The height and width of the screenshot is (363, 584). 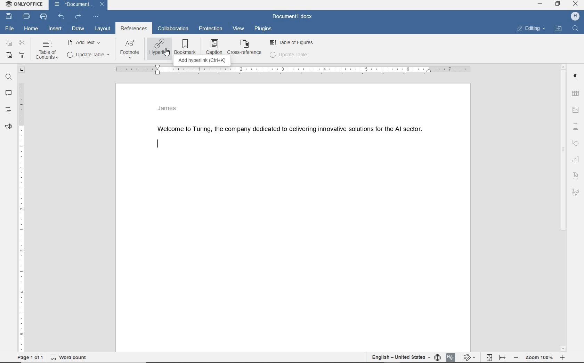 What do you see at coordinates (397, 358) in the screenshot?
I see `English - United States` at bounding box center [397, 358].